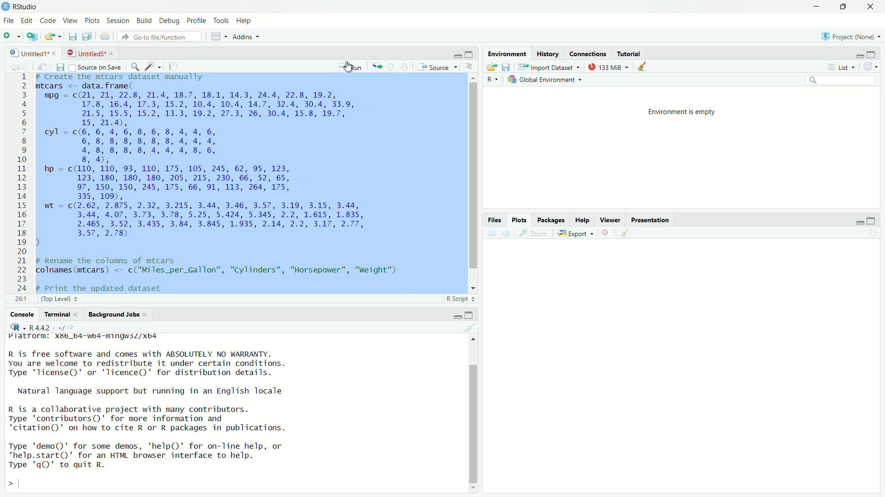 The height and width of the screenshot is (497, 885). What do you see at coordinates (683, 111) in the screenshot?
I see `Environment is empty` at bounding box center [683, 111].